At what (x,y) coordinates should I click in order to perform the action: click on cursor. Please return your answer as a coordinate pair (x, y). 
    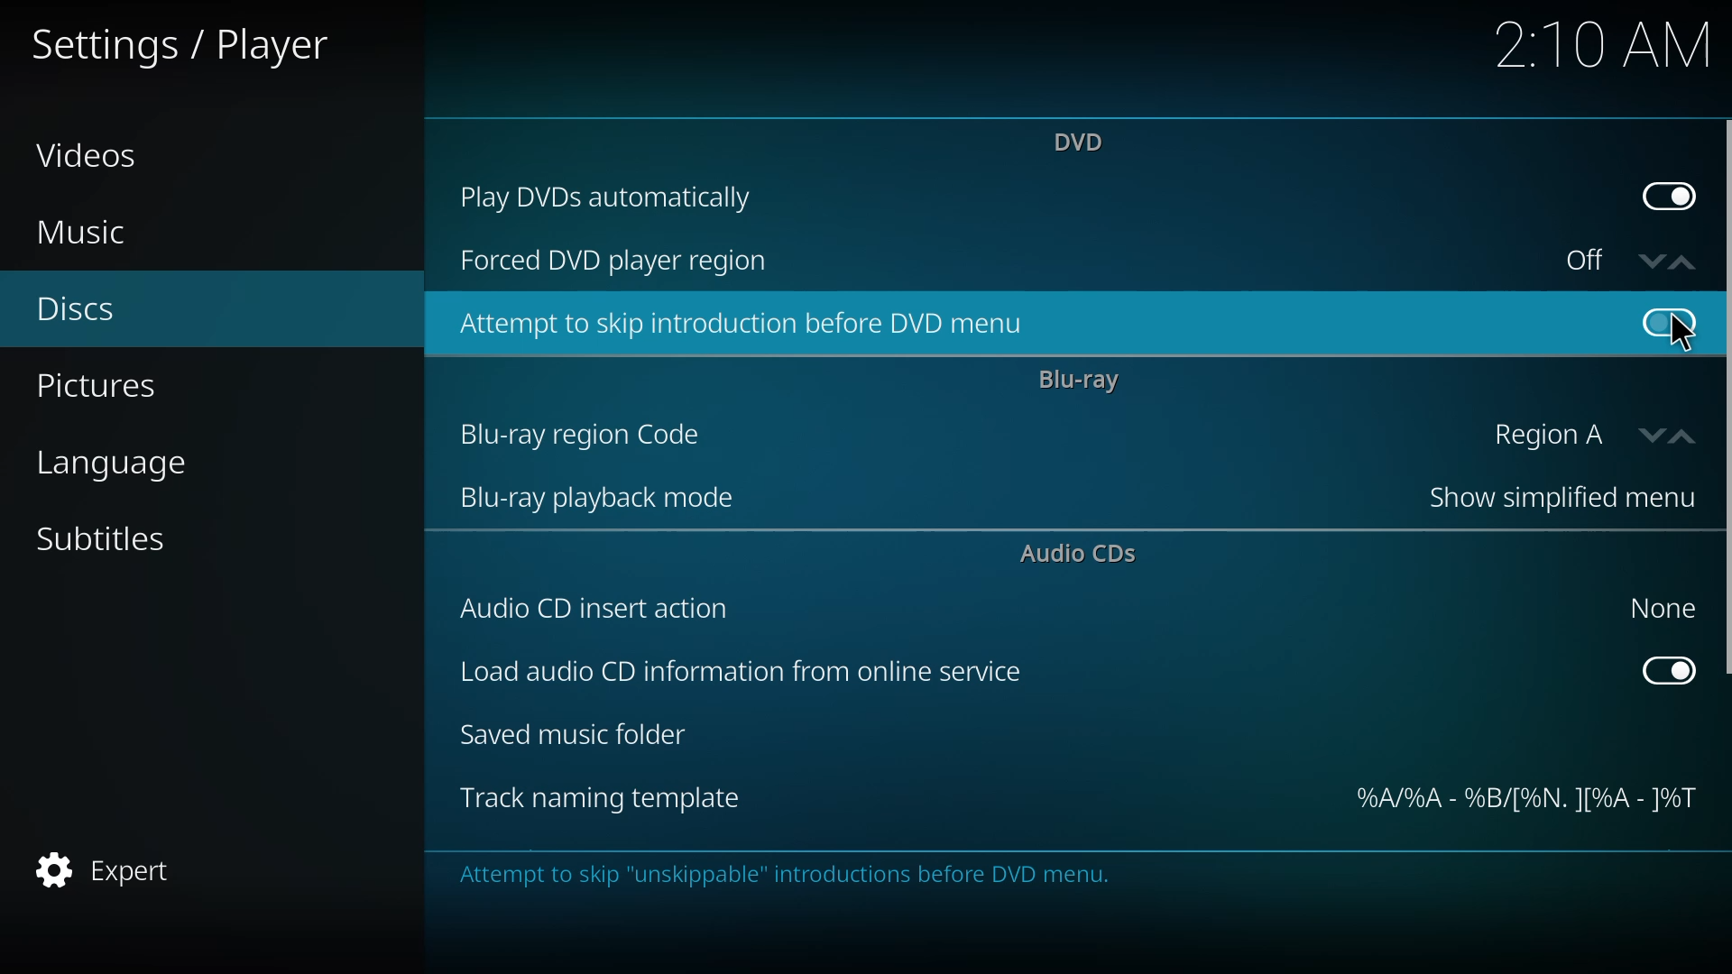
    Looking at the image, I should click on (1681, 335).